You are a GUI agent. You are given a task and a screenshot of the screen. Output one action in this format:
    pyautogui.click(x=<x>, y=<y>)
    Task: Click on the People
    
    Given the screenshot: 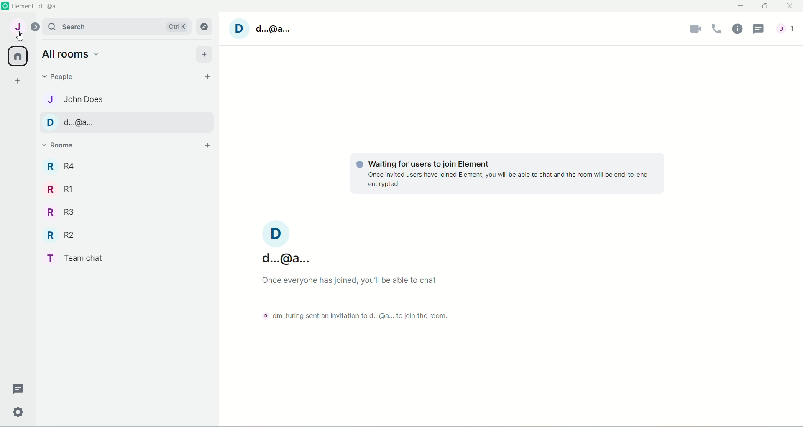 What is the action you would take?
    pyautogui.click(x=62, y=76)
    